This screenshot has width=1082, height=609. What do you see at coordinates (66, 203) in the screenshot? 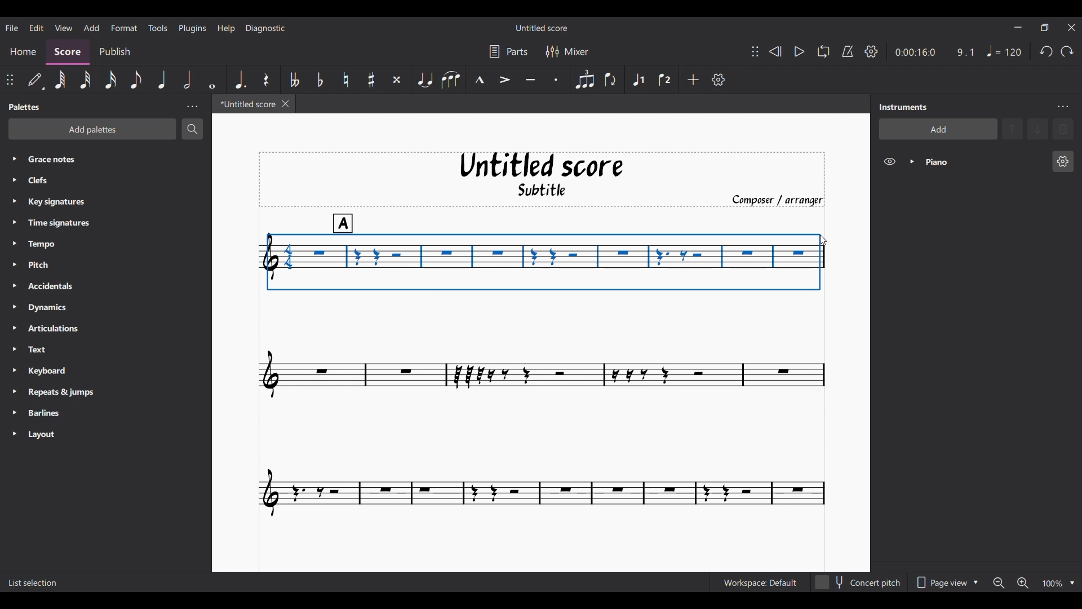
I see `Key signatures.` at bounding box center [66, 203].